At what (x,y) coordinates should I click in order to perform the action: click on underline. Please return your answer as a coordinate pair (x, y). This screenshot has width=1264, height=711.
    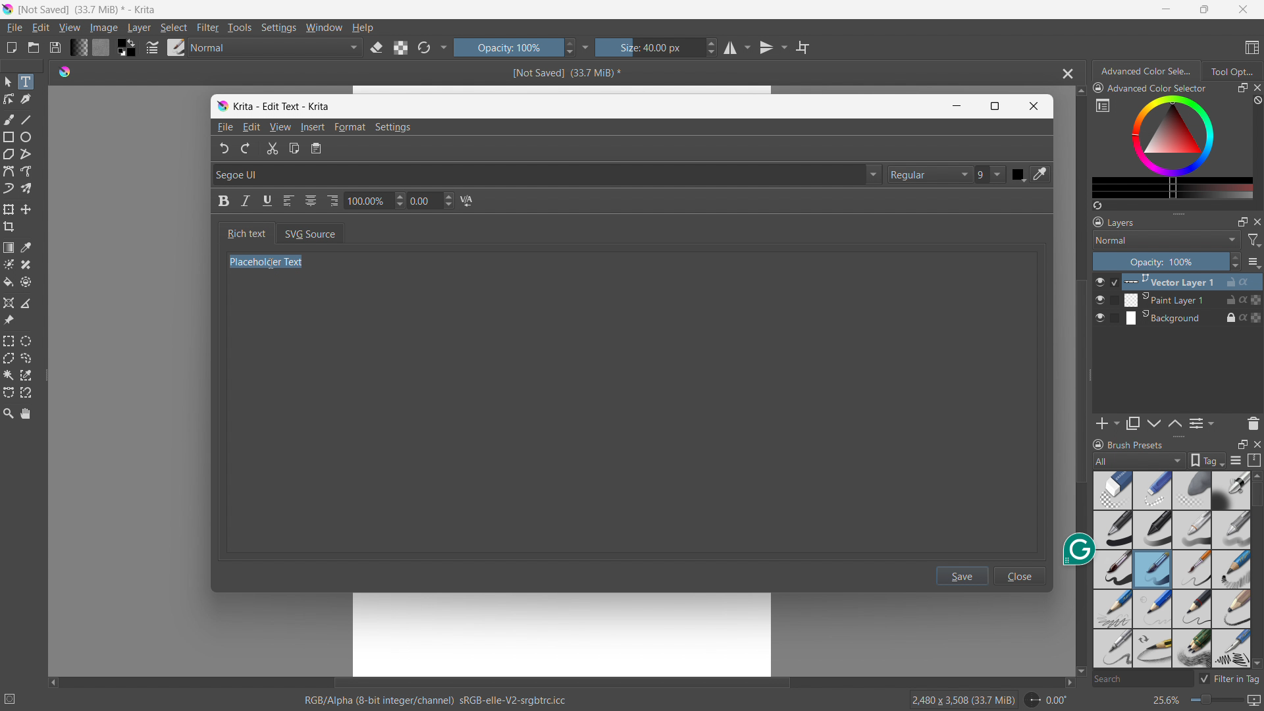
    Looking at the image, I should click on (267, 200).